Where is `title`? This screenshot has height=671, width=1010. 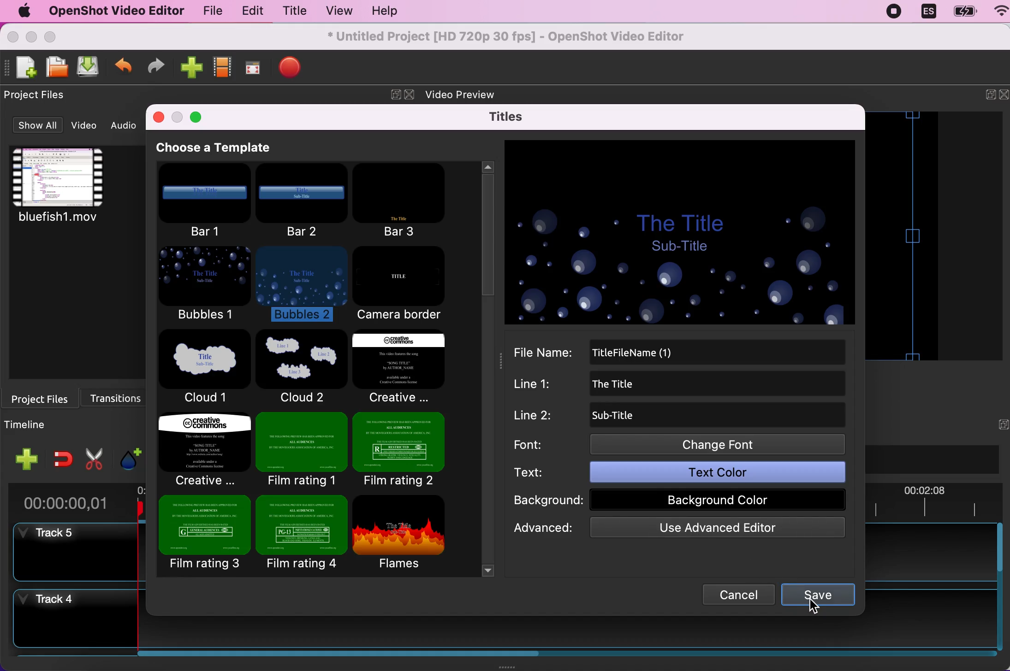
title is located at coordinates (292, 12).